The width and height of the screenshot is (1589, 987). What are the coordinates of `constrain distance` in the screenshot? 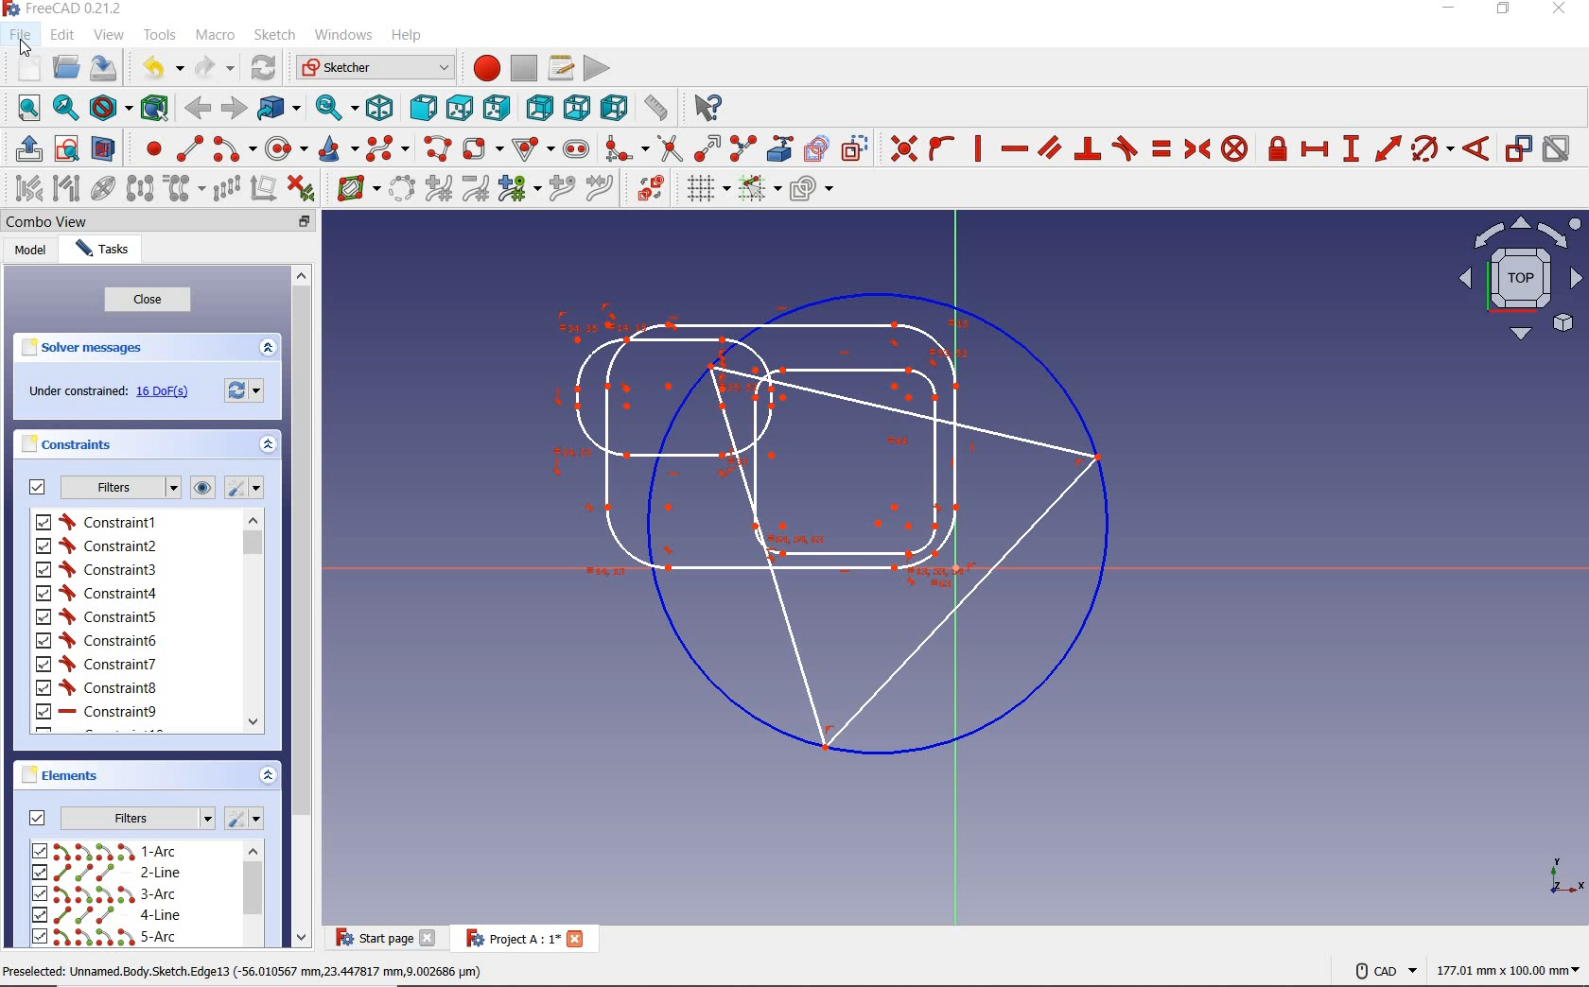 It's located at (1388, 151).